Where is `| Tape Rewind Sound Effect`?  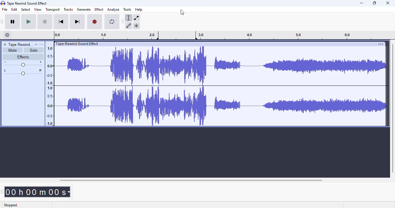
| Tape Rewind Sound Effect is located at coordinates (77, 44).